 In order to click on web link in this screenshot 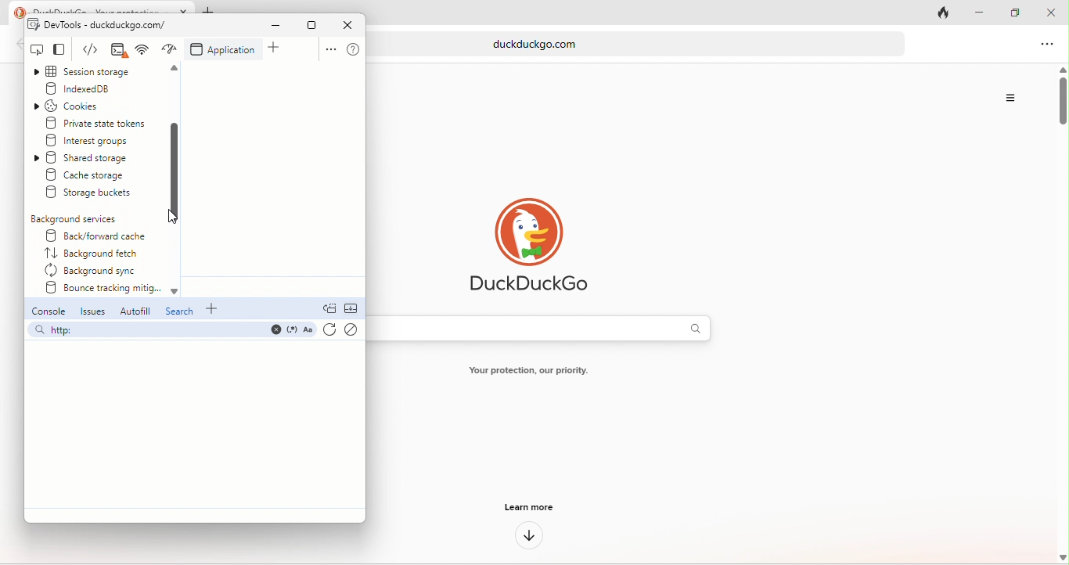, I will do `click(643, 43)`.